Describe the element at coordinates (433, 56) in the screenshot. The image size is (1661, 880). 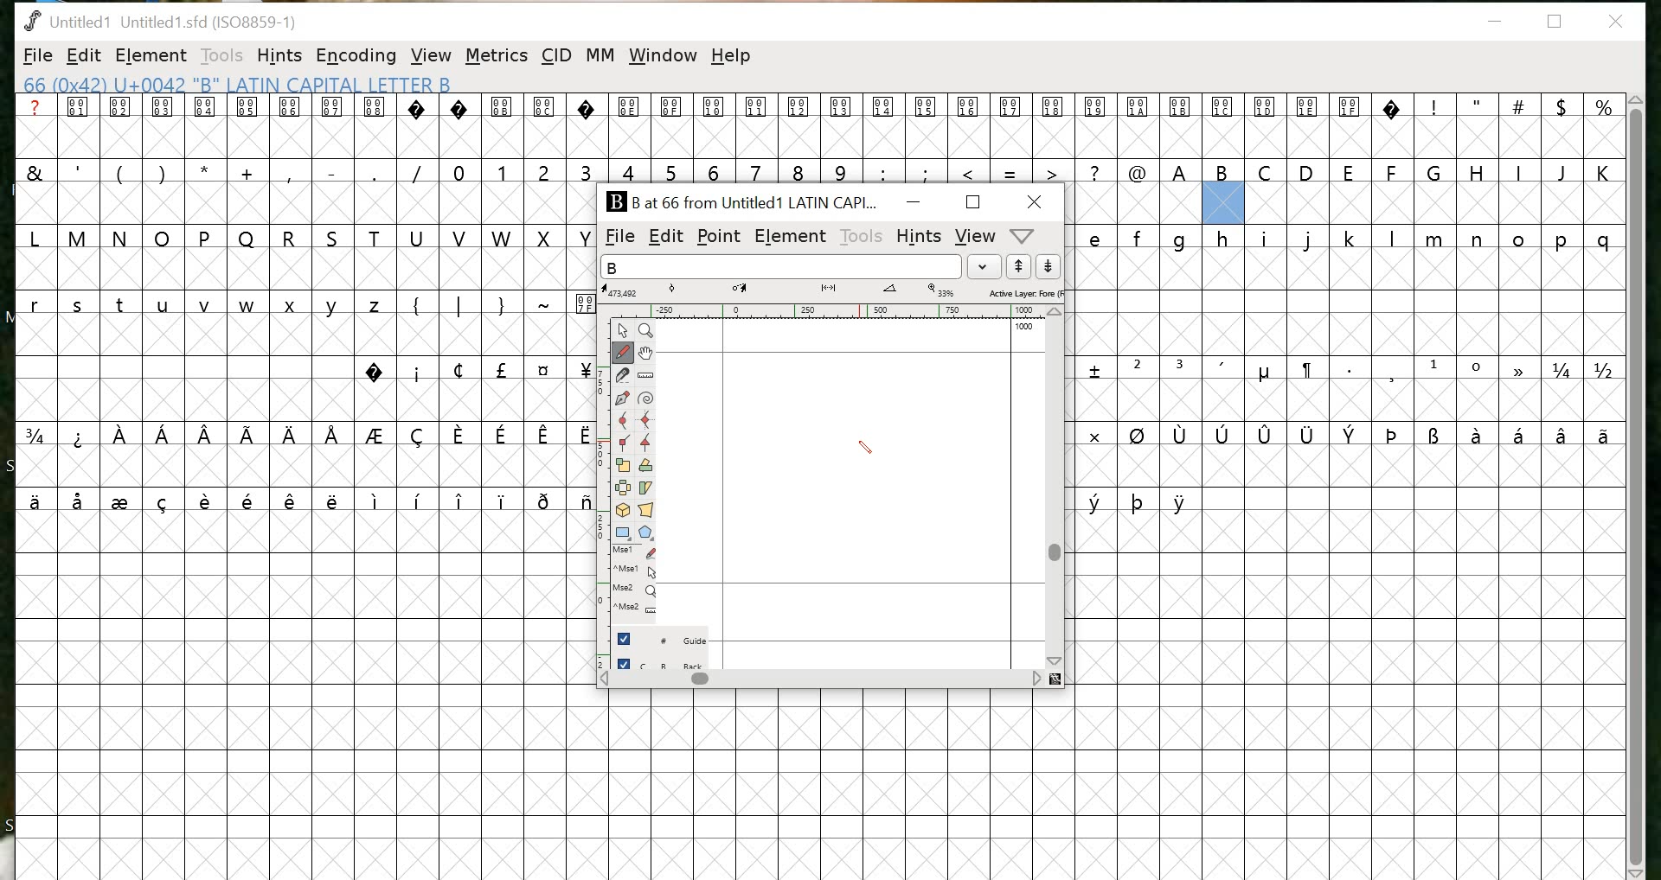
I see `VIEW` at that location.